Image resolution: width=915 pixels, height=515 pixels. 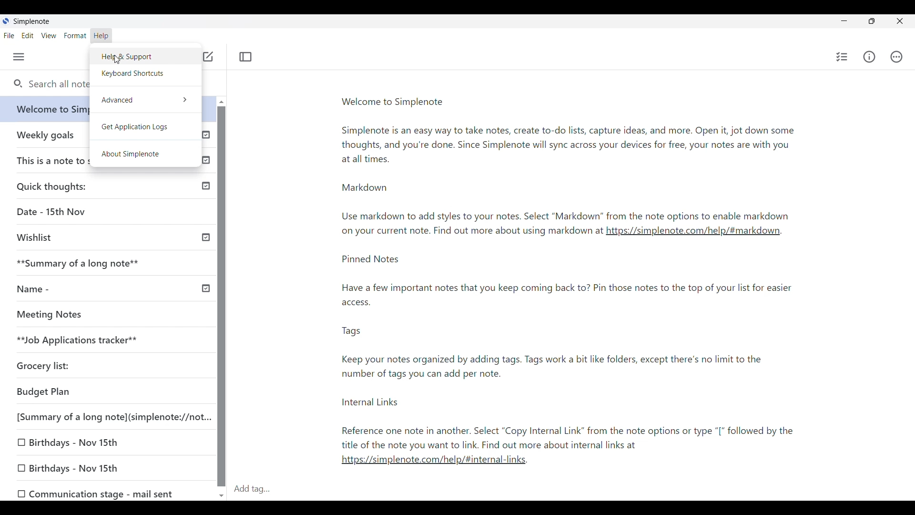 What do you see at coordinates (117, 60) in the screenshot?
I see `cursor` at bounding box center [117, 60].